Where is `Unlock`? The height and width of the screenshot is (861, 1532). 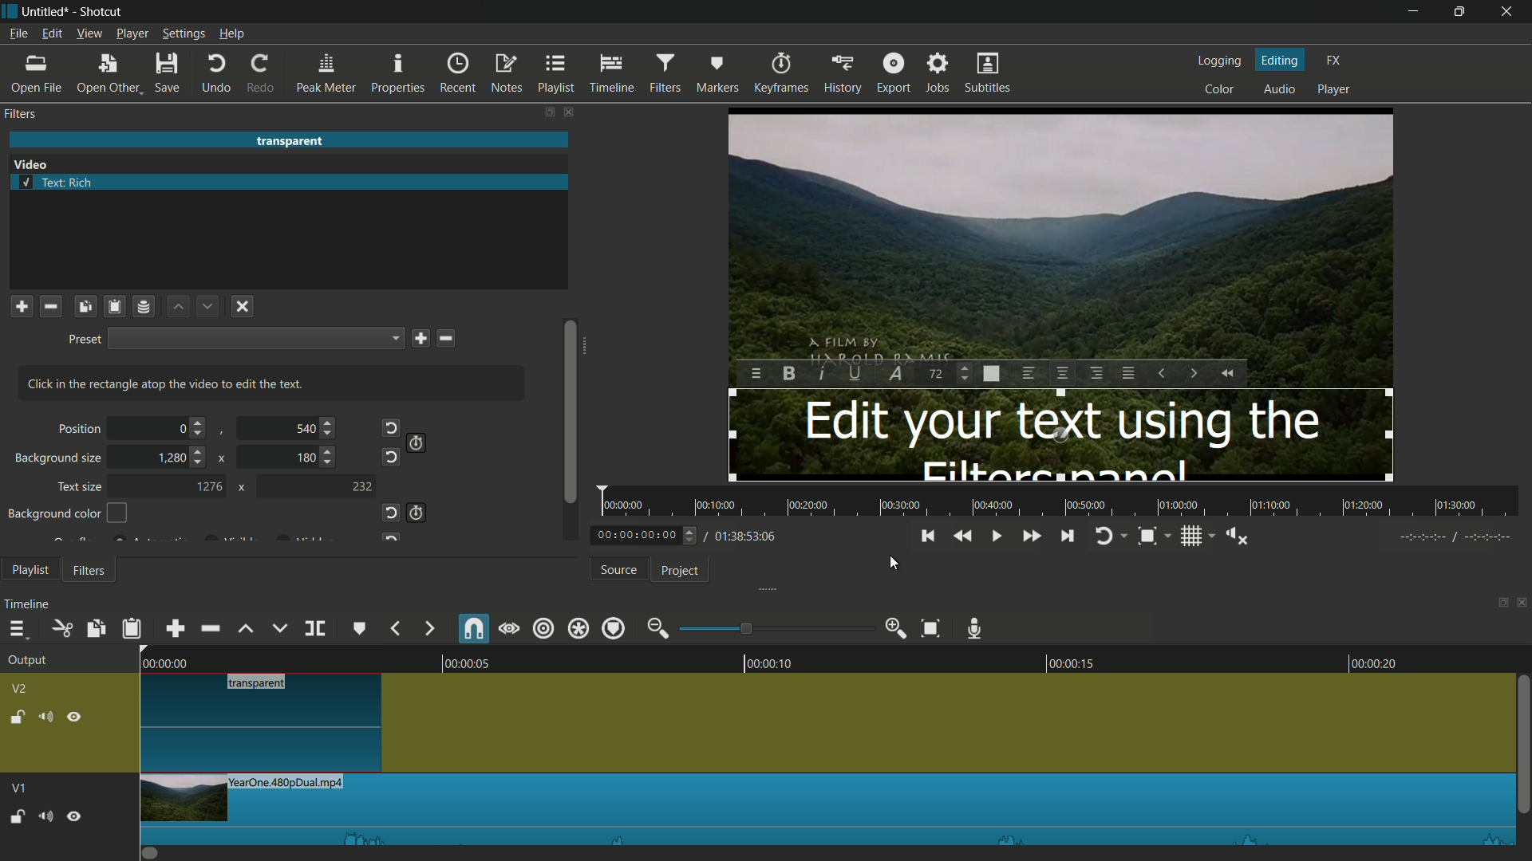 Unlock is located at coordinates (17, 816).